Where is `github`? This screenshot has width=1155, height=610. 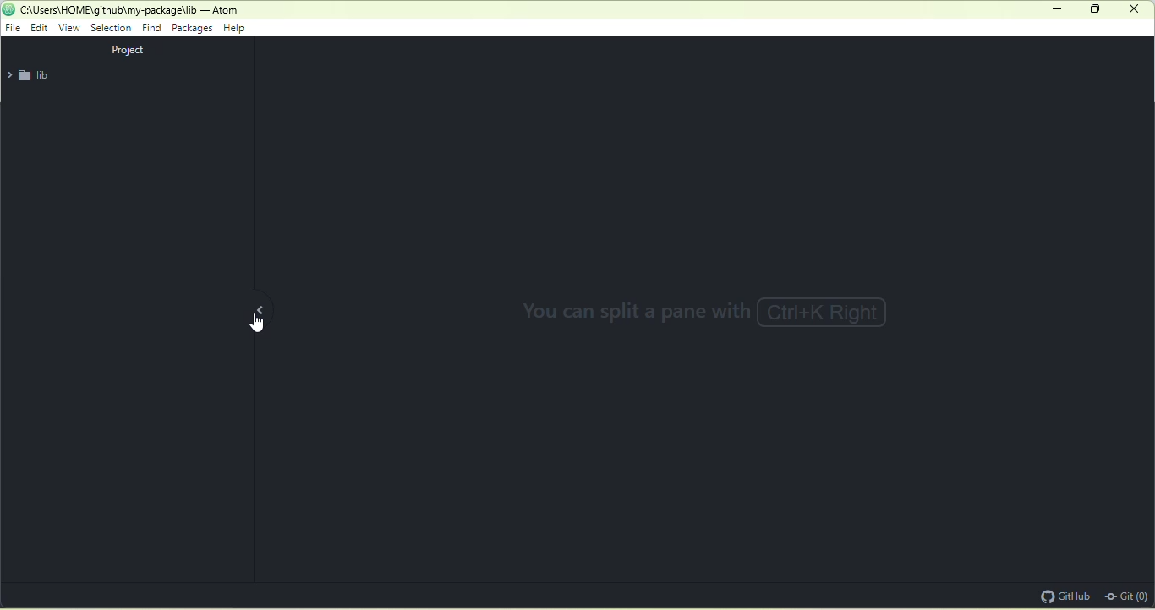
github is located at coordinates (1063, 595).